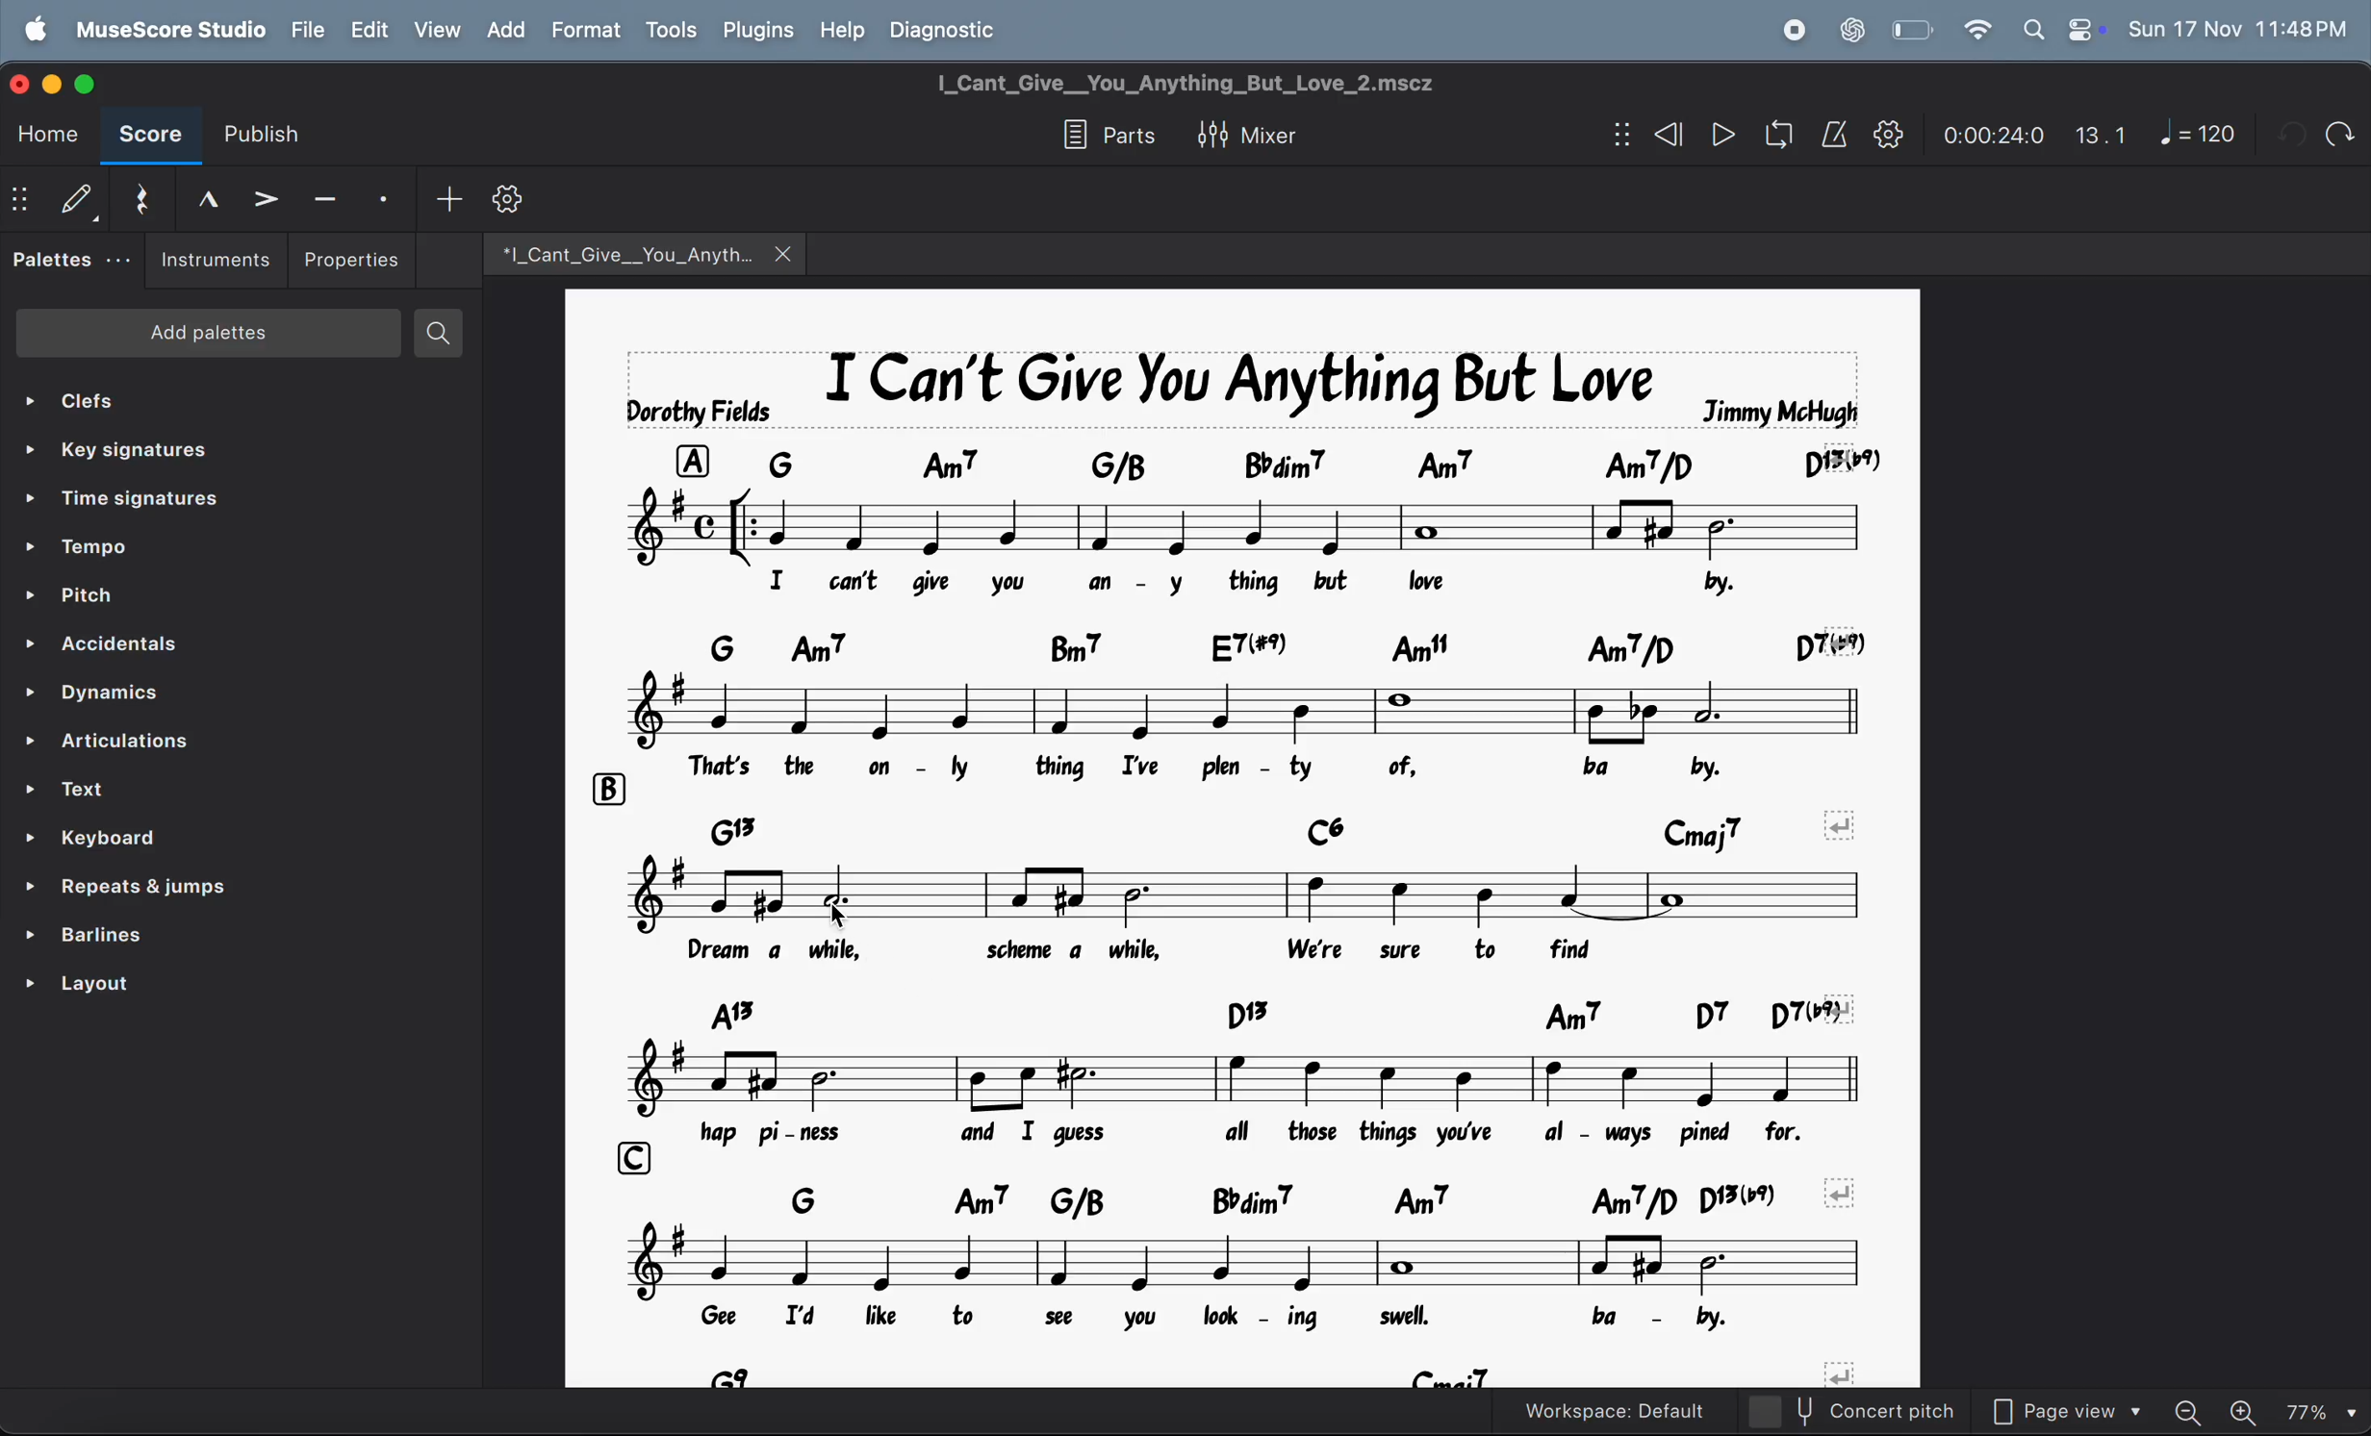 The image size is (2371, 1436). I want to click on note 120, so click(2195, 134).